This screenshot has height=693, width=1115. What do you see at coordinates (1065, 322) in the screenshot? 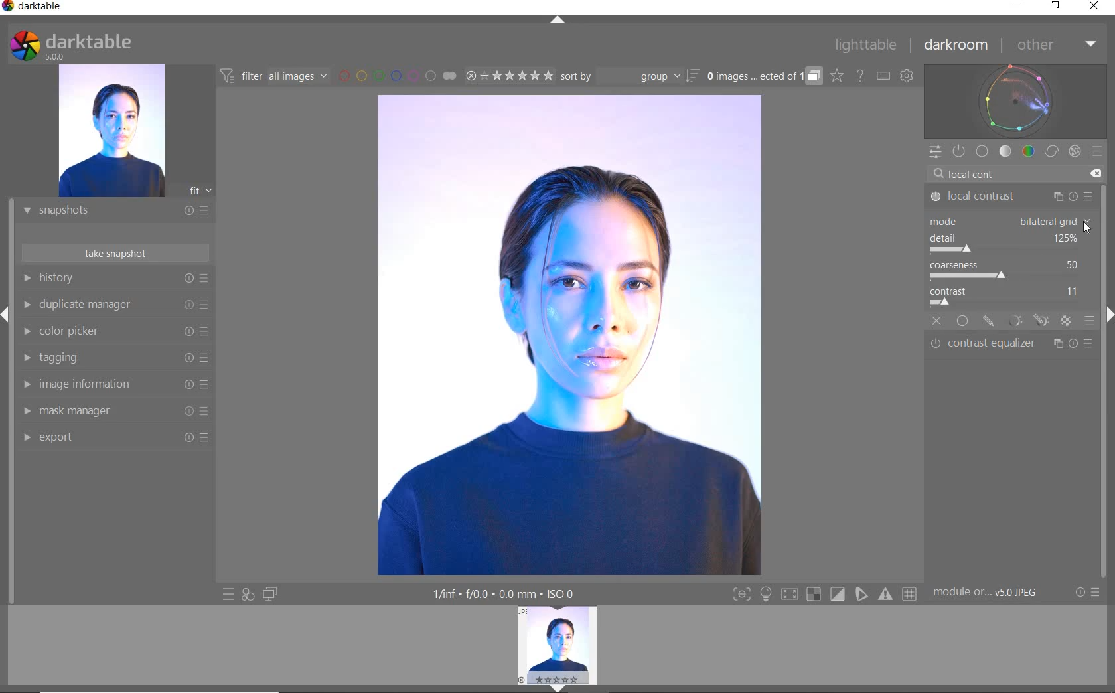
I see `MASK OPTION` at bounding box center [1065, 322].